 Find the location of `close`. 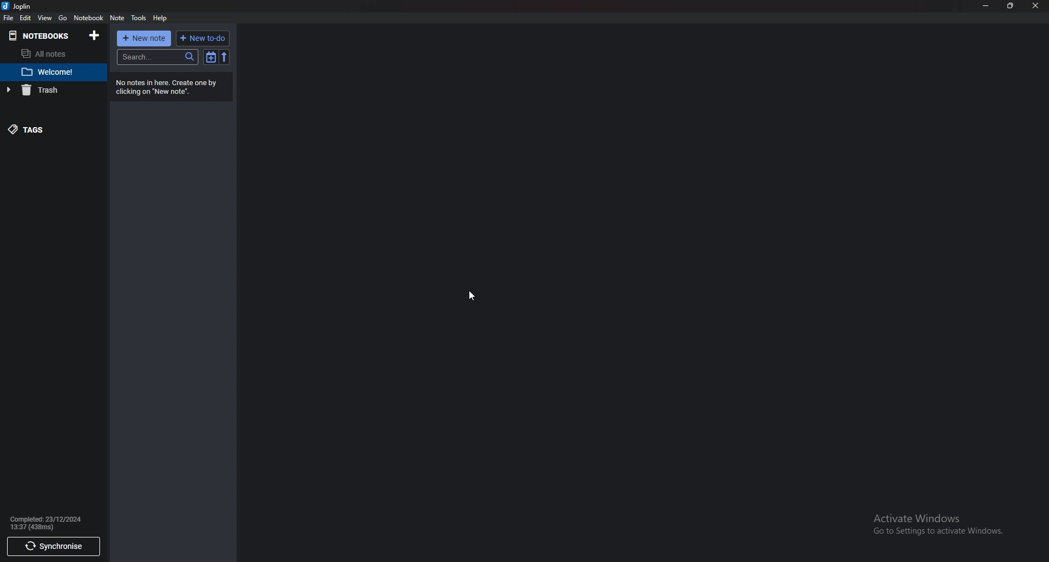

close is located at coordinates (1035, 5).